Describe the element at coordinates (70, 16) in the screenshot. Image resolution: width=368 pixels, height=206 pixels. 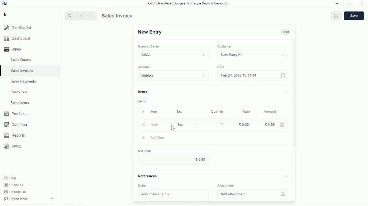
I see `Search` at that location.